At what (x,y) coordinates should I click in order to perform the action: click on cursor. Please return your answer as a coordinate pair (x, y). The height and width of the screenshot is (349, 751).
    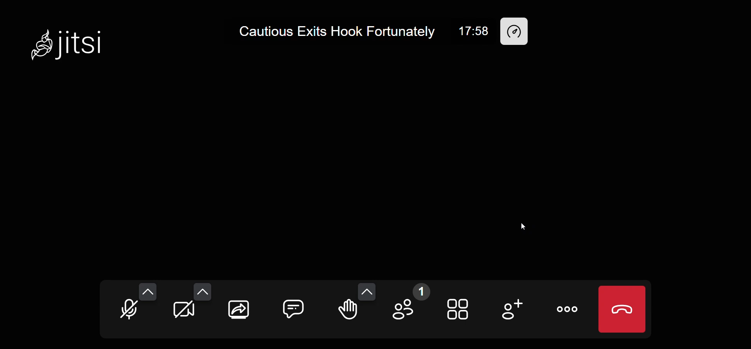
    Looking at the image, I should click on (523, 223).